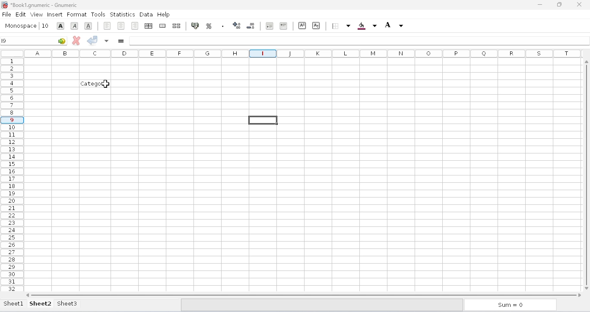  What do you see at coordinates (20, 26) in the screenshot?
I see `font` at bounding box center [20, 26].